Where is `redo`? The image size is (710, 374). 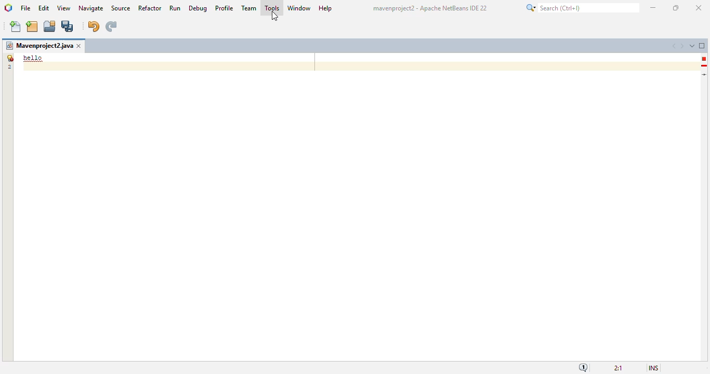
redo is located at coordinates (111, 26).